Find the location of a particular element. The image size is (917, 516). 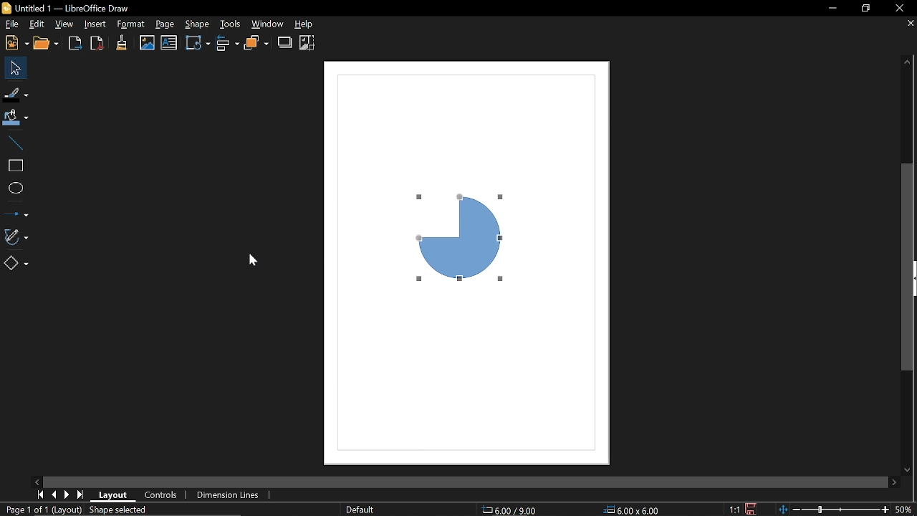

Shape selected is located at coordinates (119, 510).